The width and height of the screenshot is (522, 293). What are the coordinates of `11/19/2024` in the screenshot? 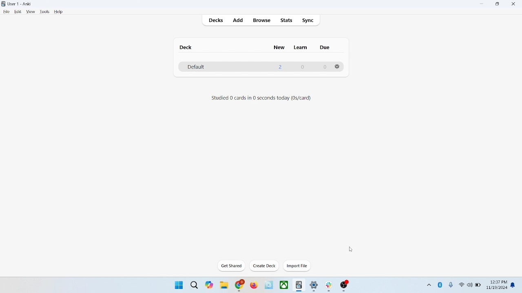 It's located at (496, 288).